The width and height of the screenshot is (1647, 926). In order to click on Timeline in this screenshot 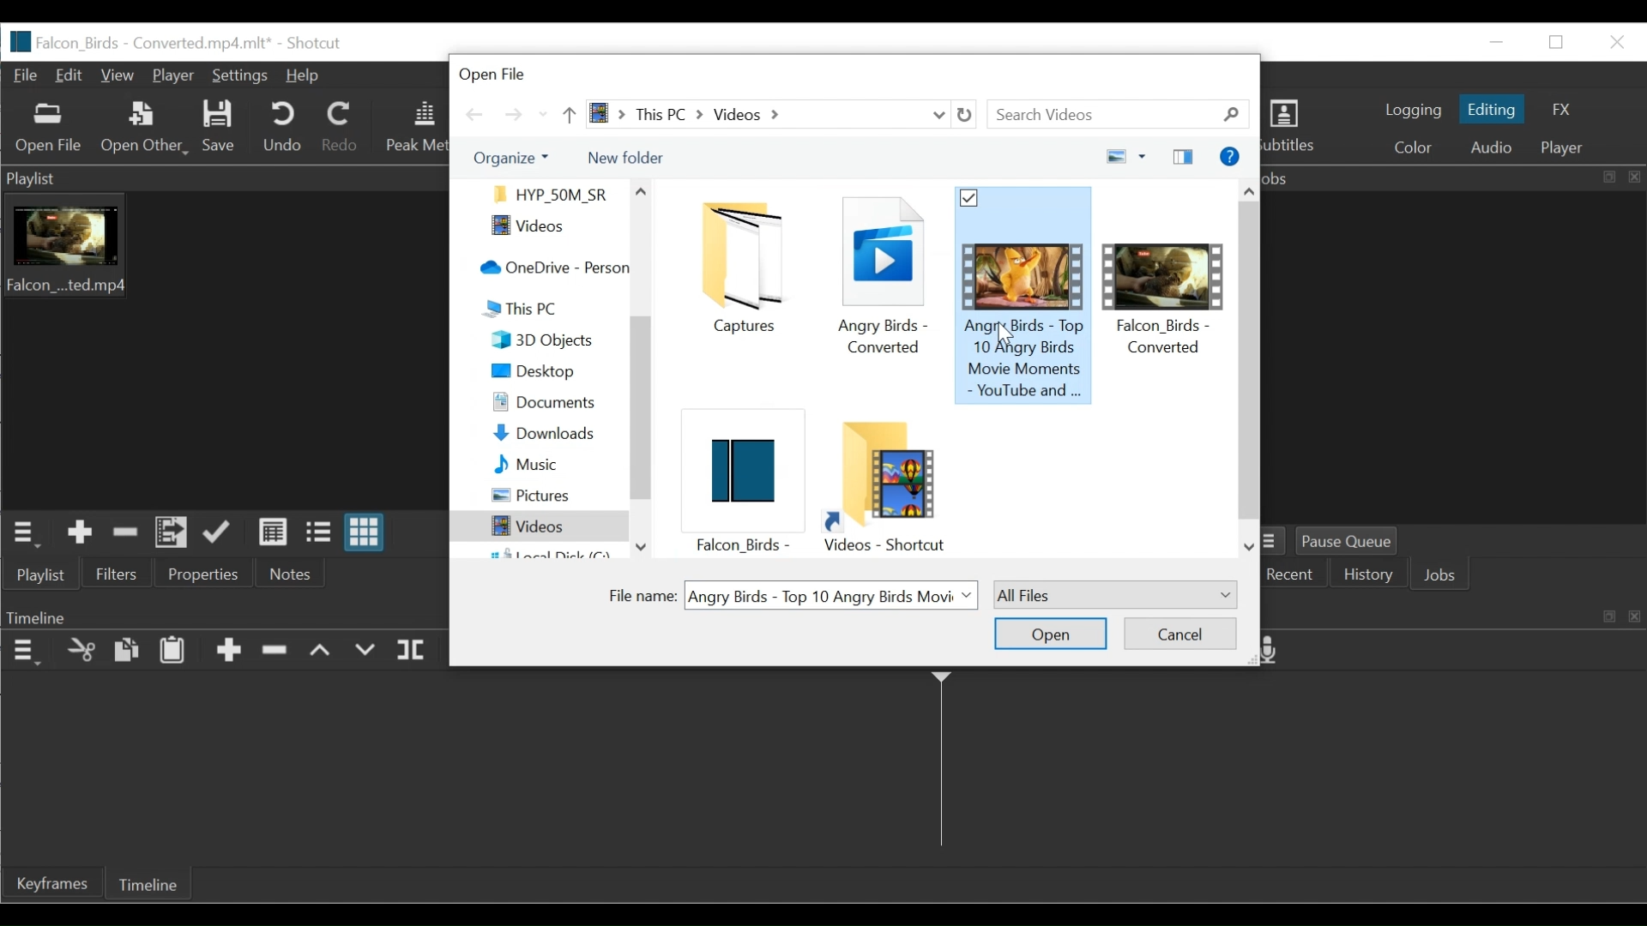, I will do `click(148, 883)`.